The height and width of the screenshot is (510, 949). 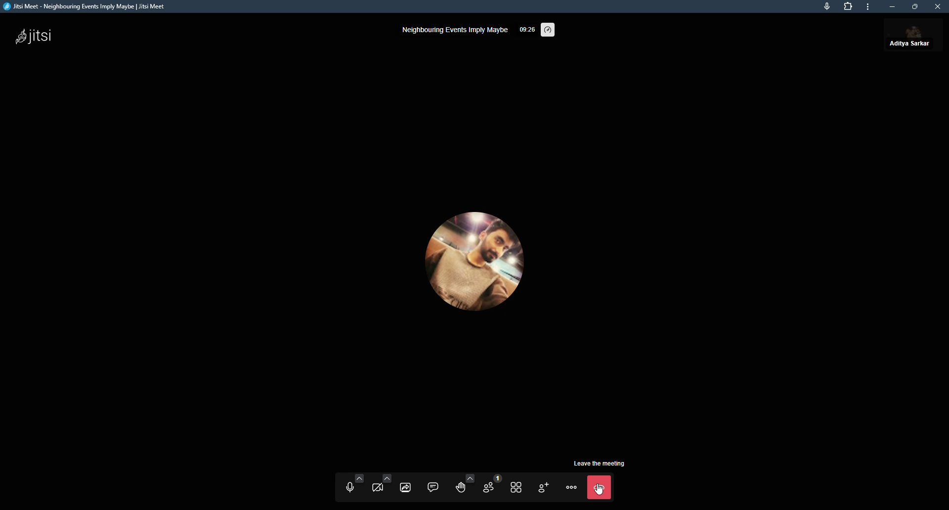 I want to click on mute microphone, so click(x=352, y=485).